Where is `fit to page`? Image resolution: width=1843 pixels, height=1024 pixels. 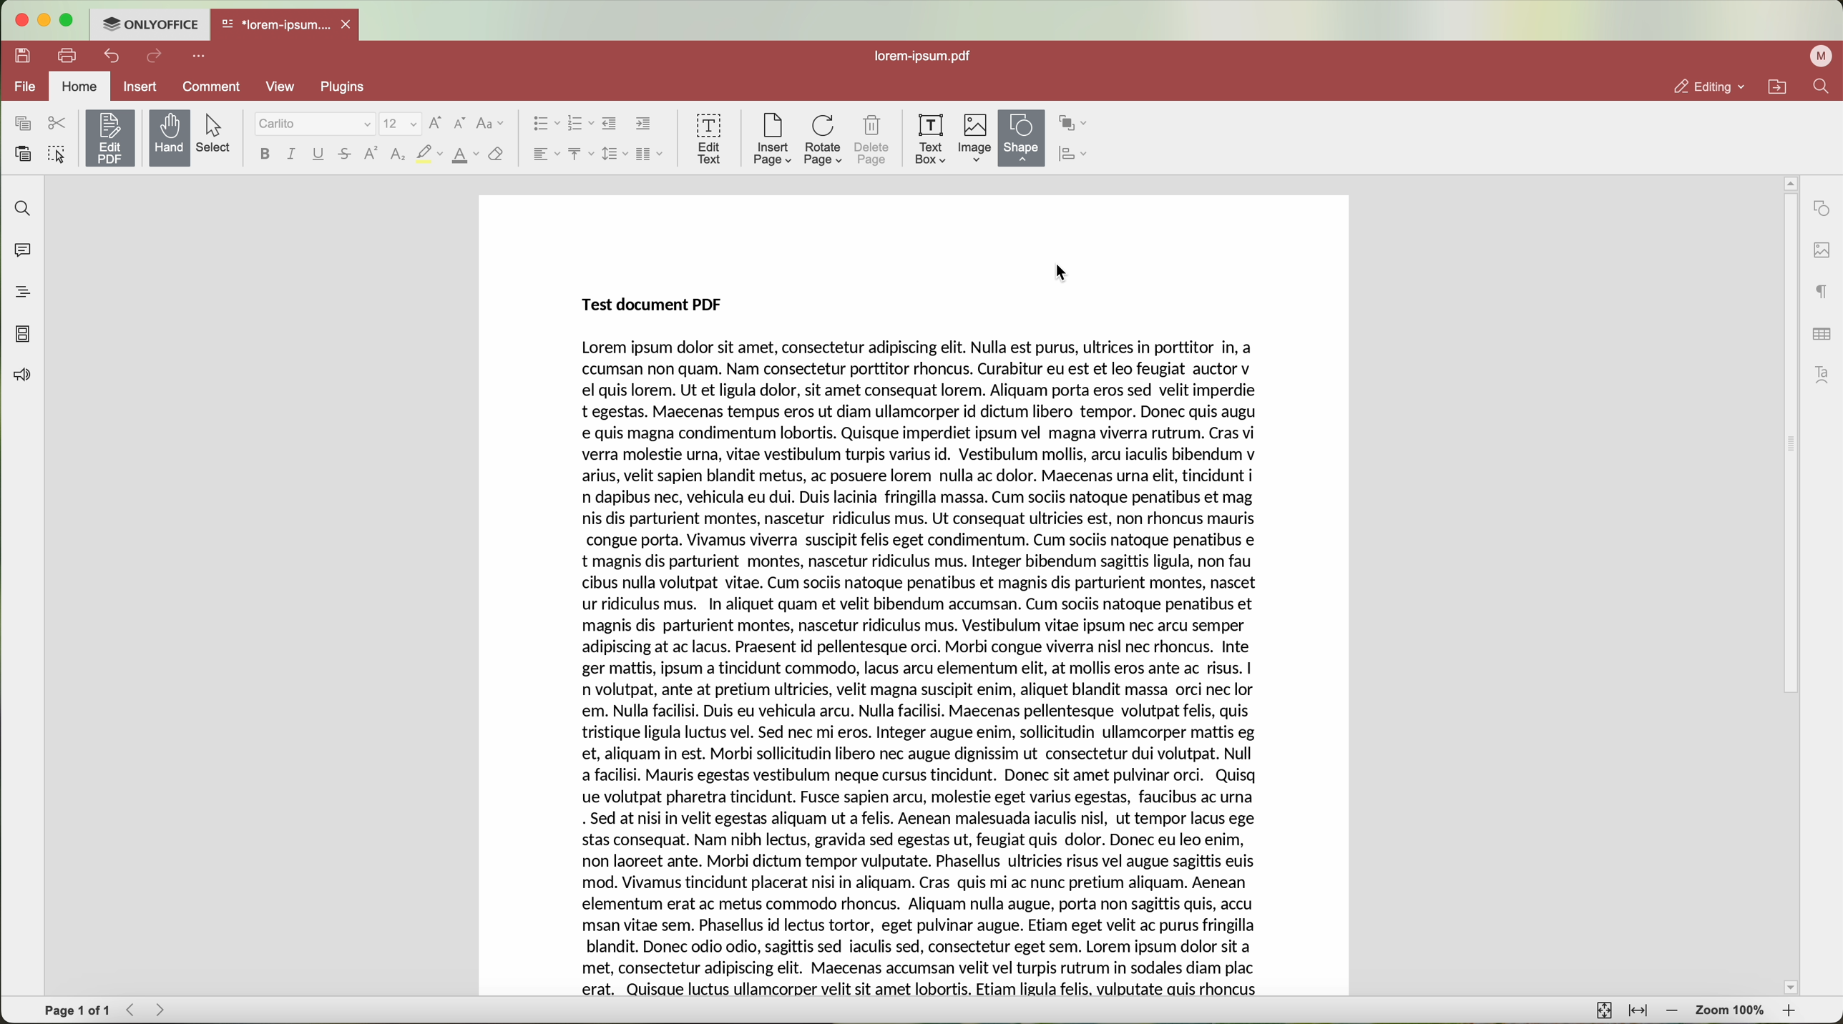
fit to page is located at coordinates (1602, 1010).